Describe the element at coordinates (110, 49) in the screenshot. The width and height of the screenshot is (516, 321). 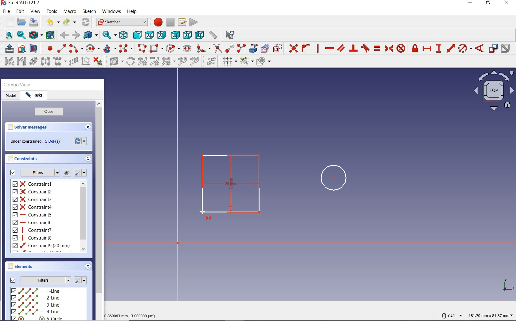
I see `create conic` at that location.